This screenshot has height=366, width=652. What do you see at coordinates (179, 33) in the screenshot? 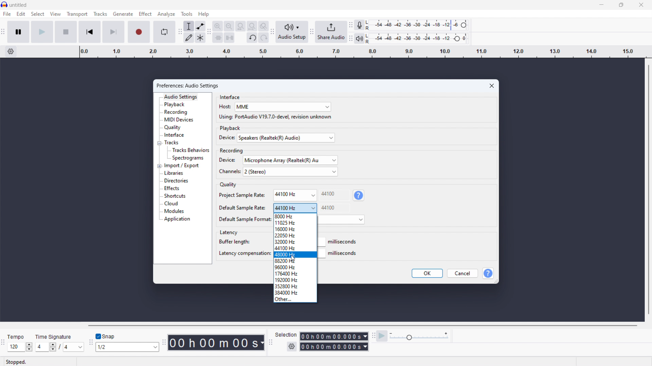
I see `tools toolbar` at bounding box center [179, 33].